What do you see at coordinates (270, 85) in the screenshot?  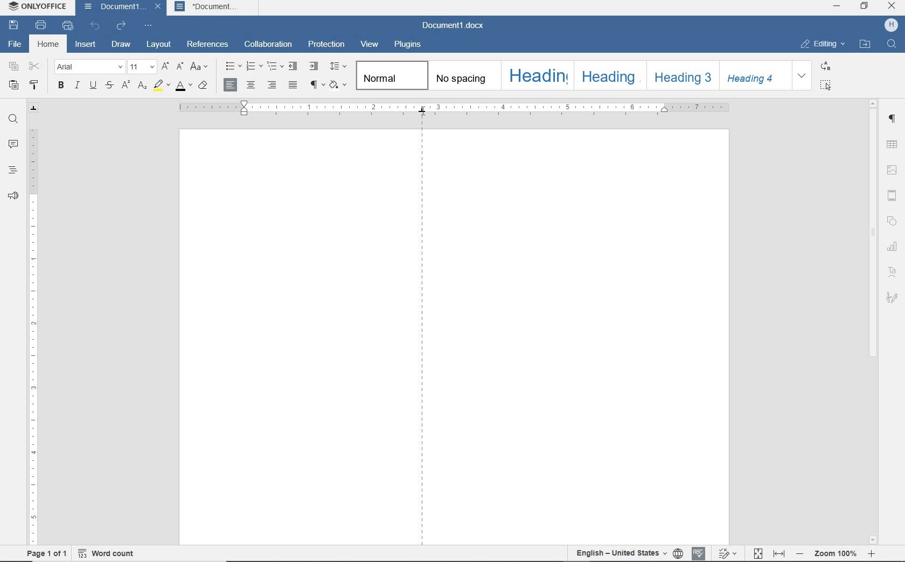 I see `ALIGN RIGHT` at bounding box center [270, 85].